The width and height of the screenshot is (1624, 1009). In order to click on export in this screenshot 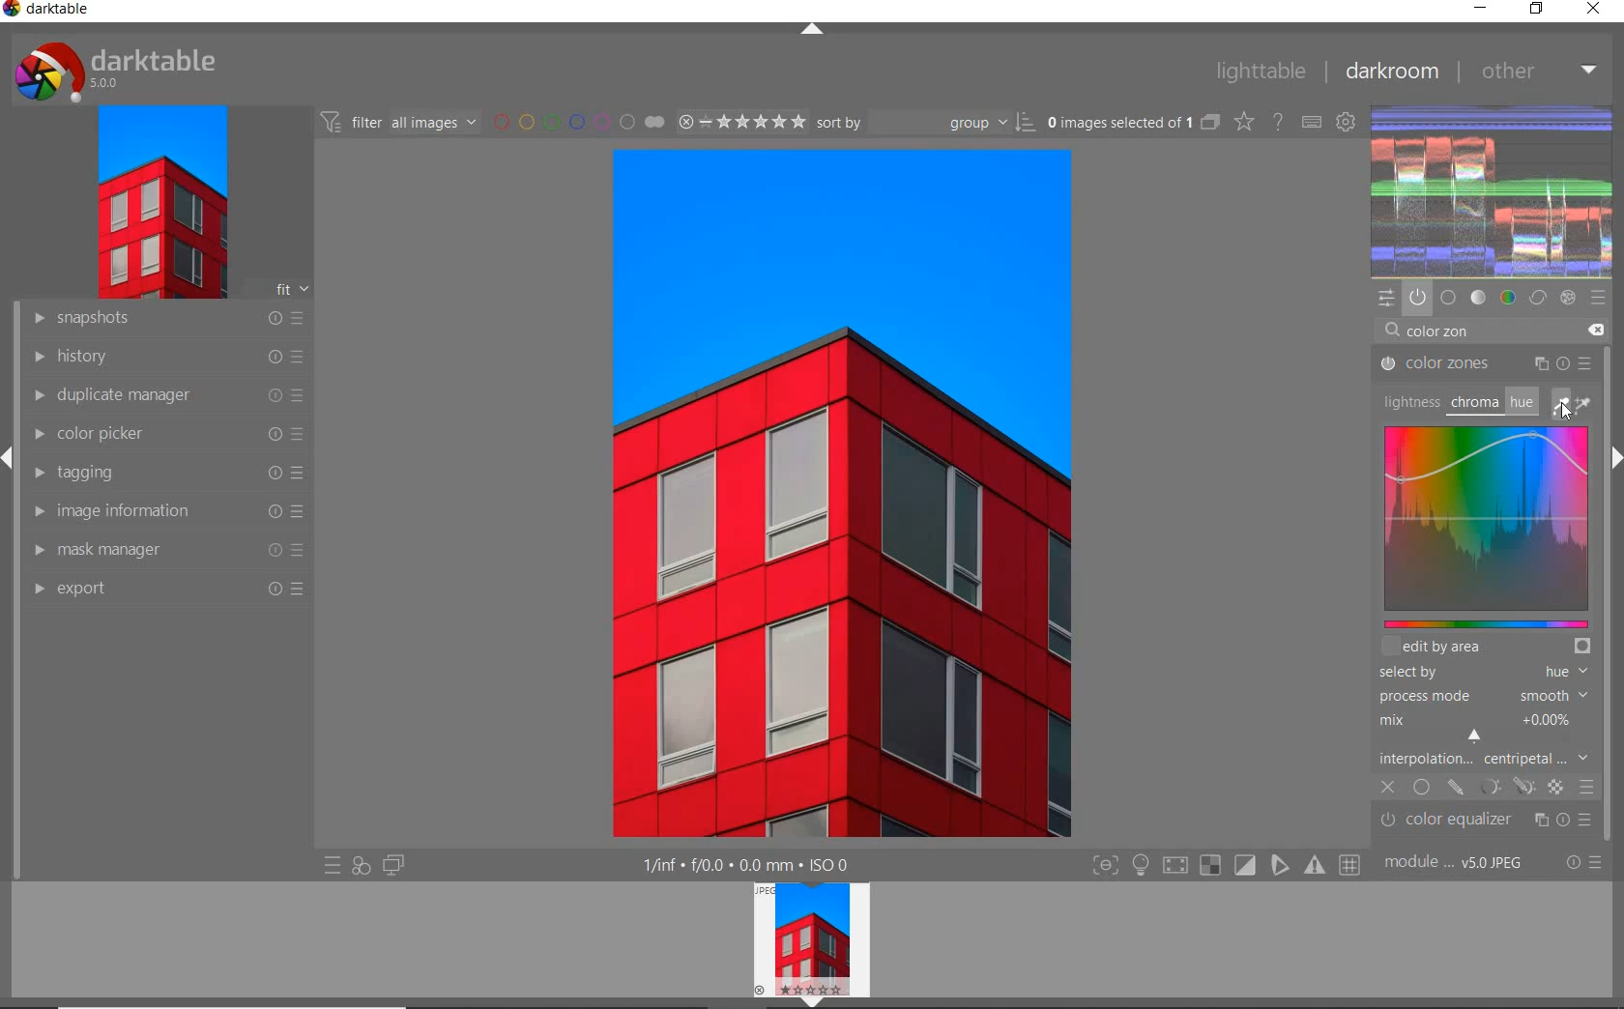, I will do `click(169, 590)`.